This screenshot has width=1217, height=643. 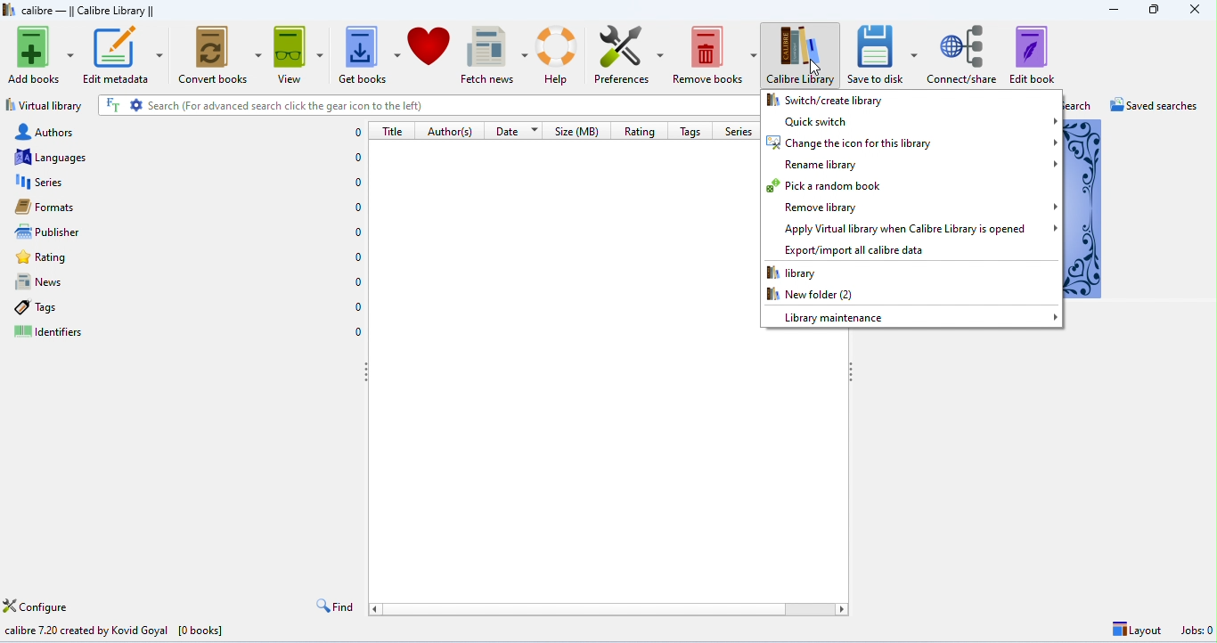 What do you see at coordinates (738, 131) in the screenshot?
I see `series` at bounding box center [738, 131].